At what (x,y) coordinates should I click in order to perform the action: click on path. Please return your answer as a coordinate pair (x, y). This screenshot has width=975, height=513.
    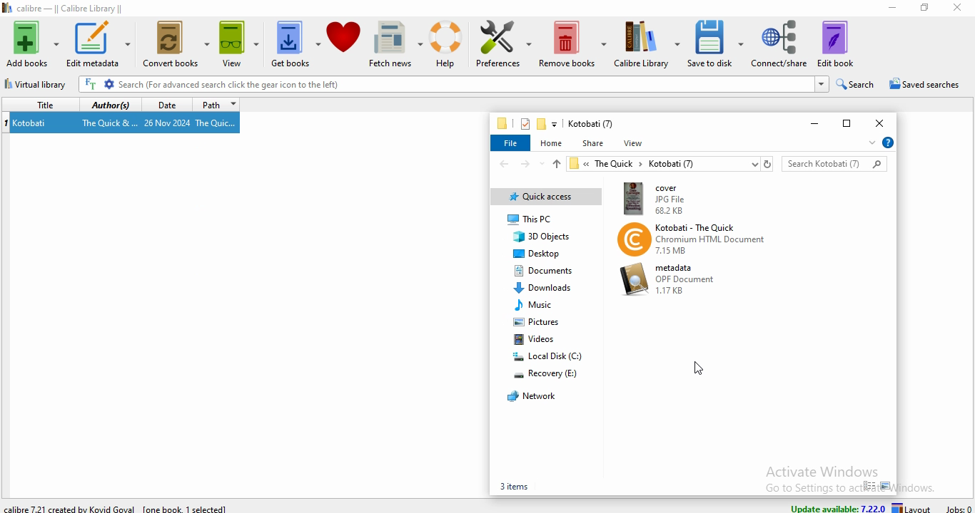
    Looking at the image, I should click on (216, 105).